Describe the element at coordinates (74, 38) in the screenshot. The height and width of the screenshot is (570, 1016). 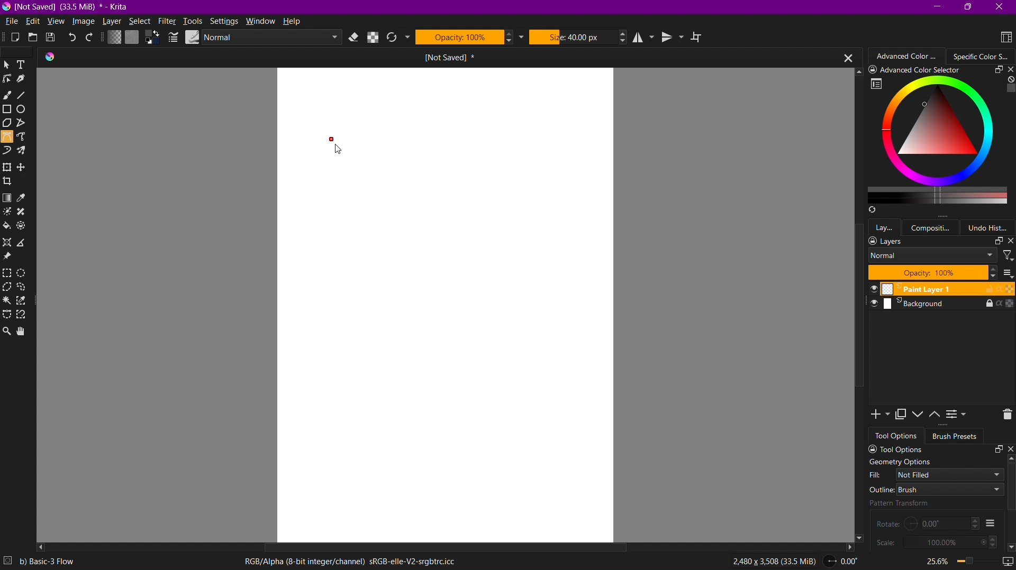
I see `Undo` at that location.